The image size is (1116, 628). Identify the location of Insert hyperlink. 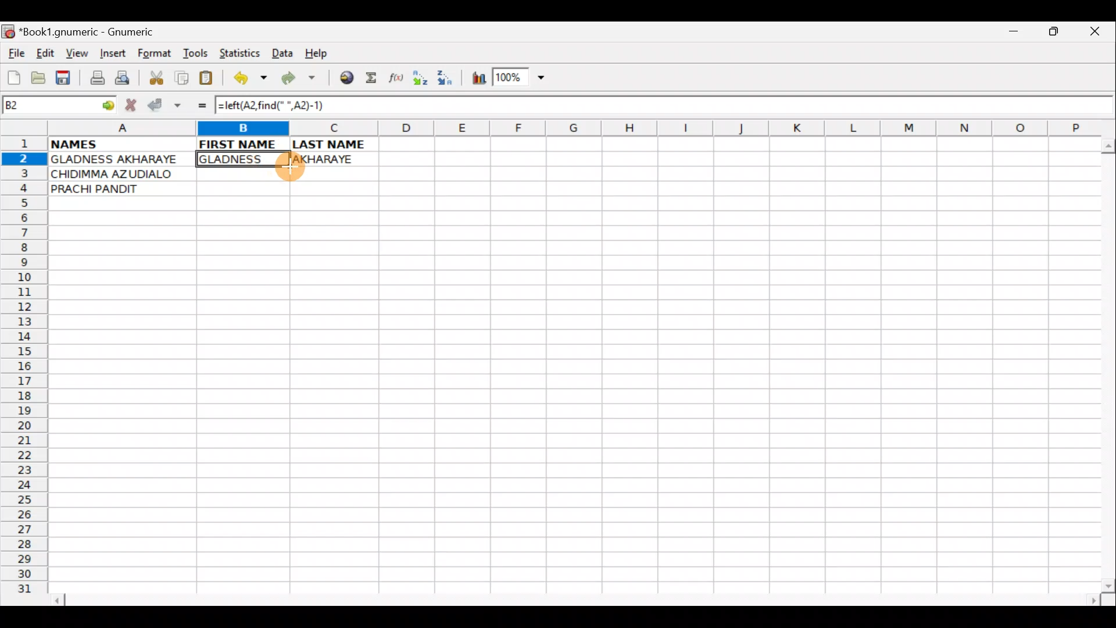
(345, 78).